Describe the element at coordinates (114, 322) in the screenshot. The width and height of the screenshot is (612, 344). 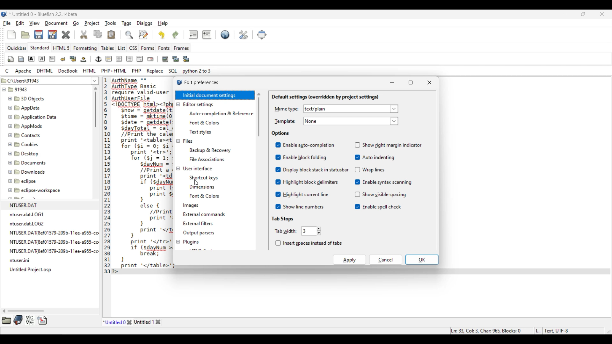
I see `Current tab` at that location.